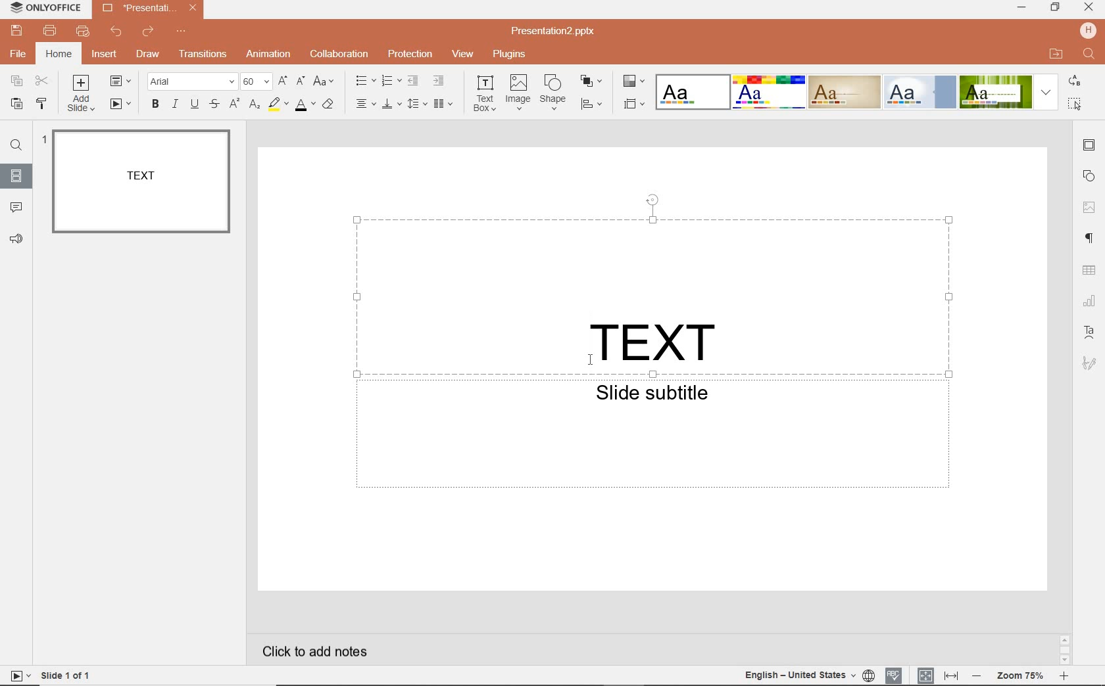 The width and height of the screenshot is (1105, 686). Describe the element at coordinates (1089, 8) in the screenshot. I see `close` at that location.